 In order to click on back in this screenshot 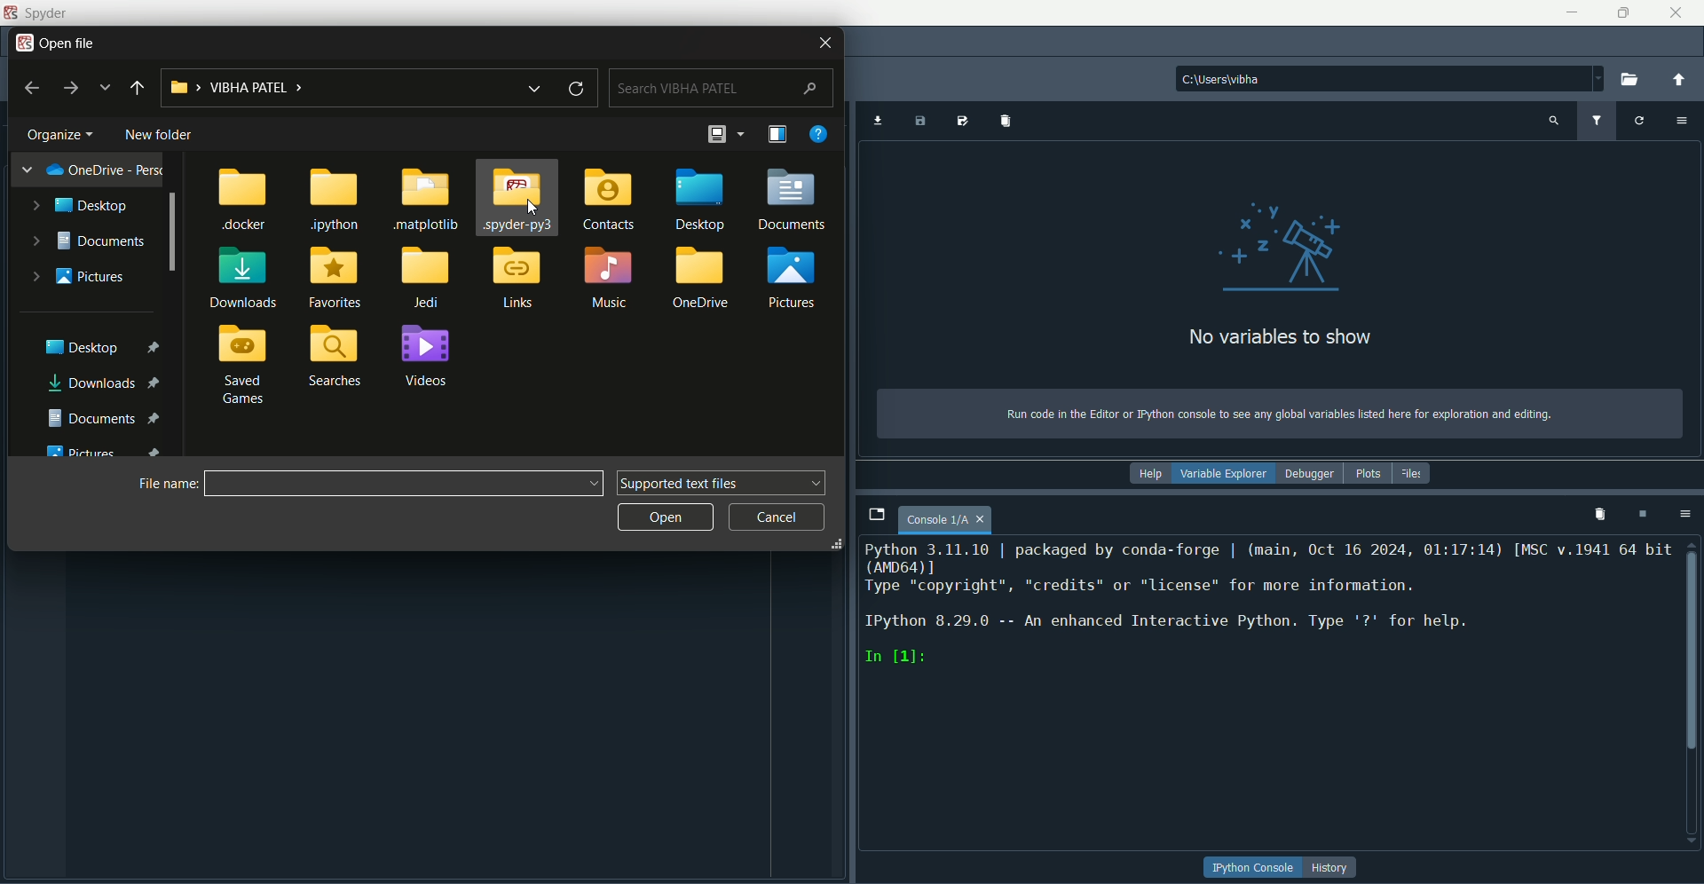, I will do `click(34, 86)`.